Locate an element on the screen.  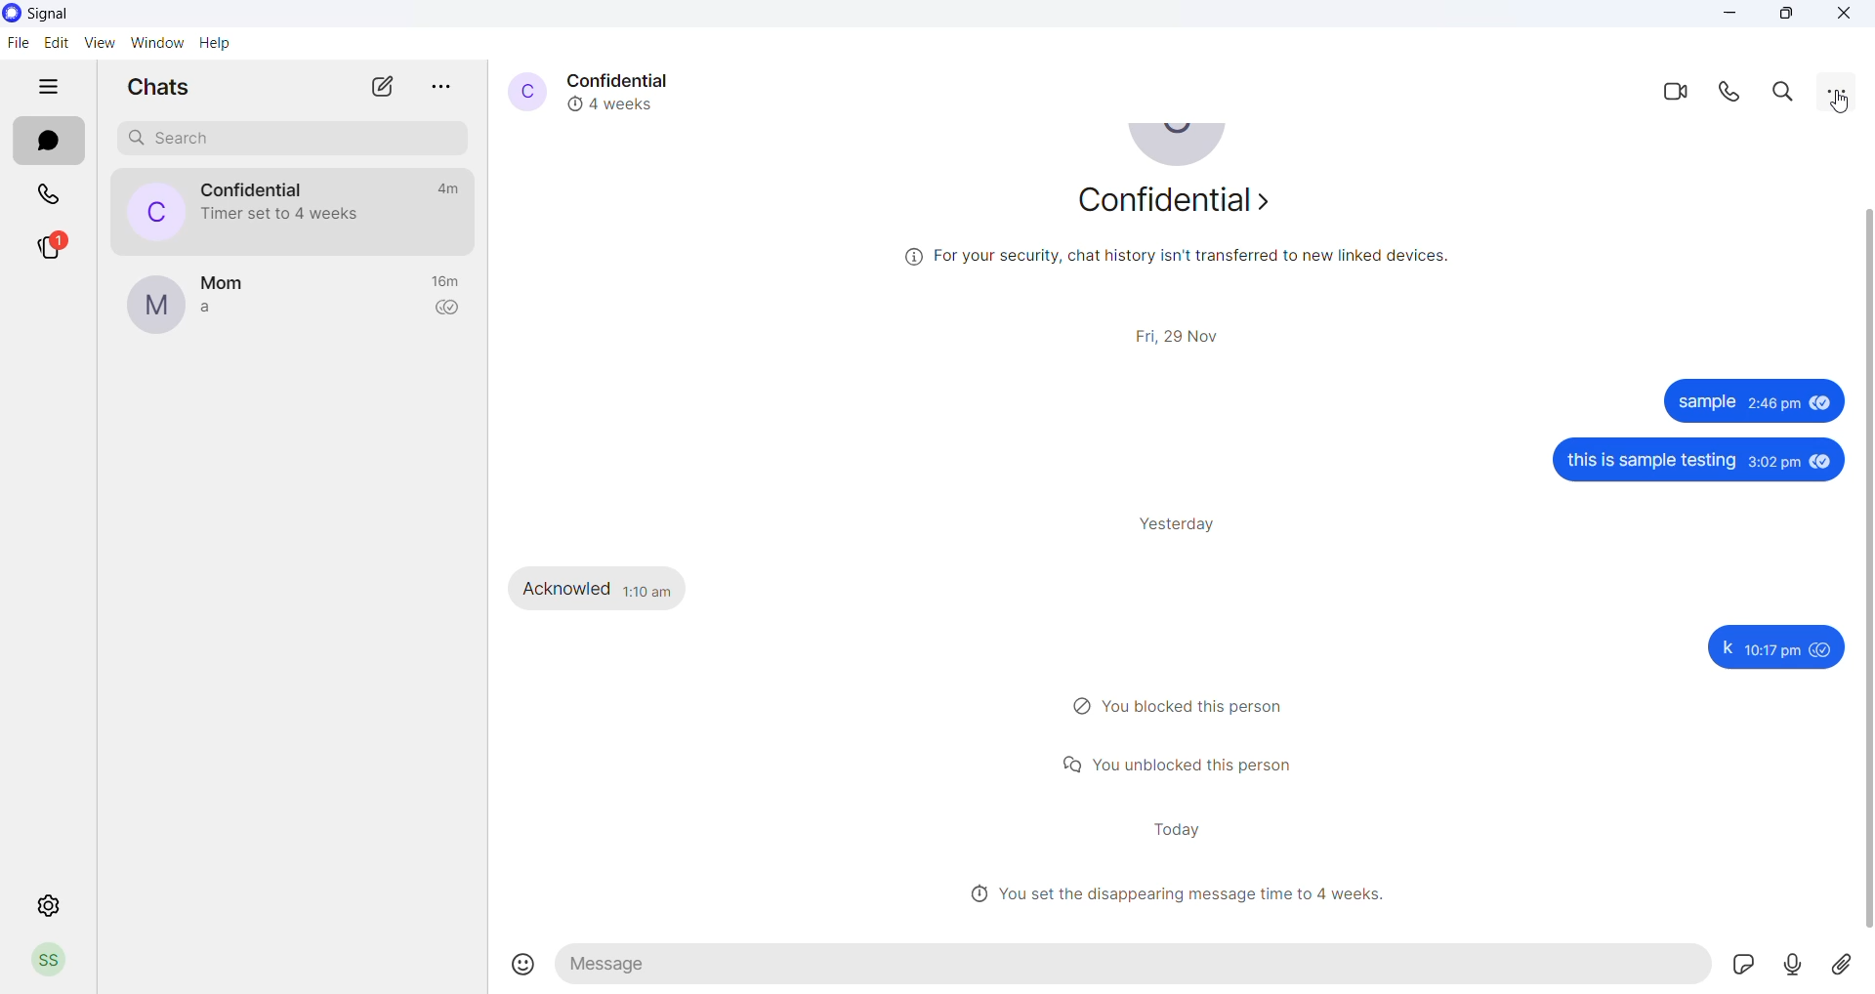
video call is located at coordinates (1679, 90).